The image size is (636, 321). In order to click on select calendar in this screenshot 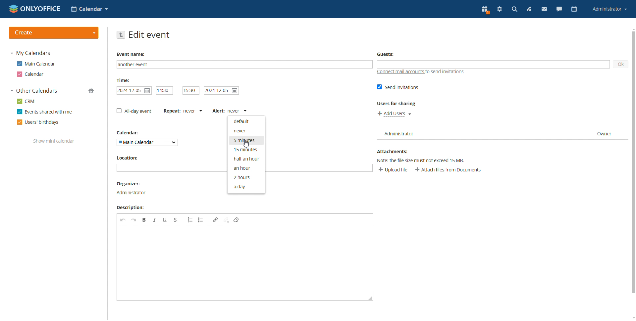, I will do `click(89, 9)`.